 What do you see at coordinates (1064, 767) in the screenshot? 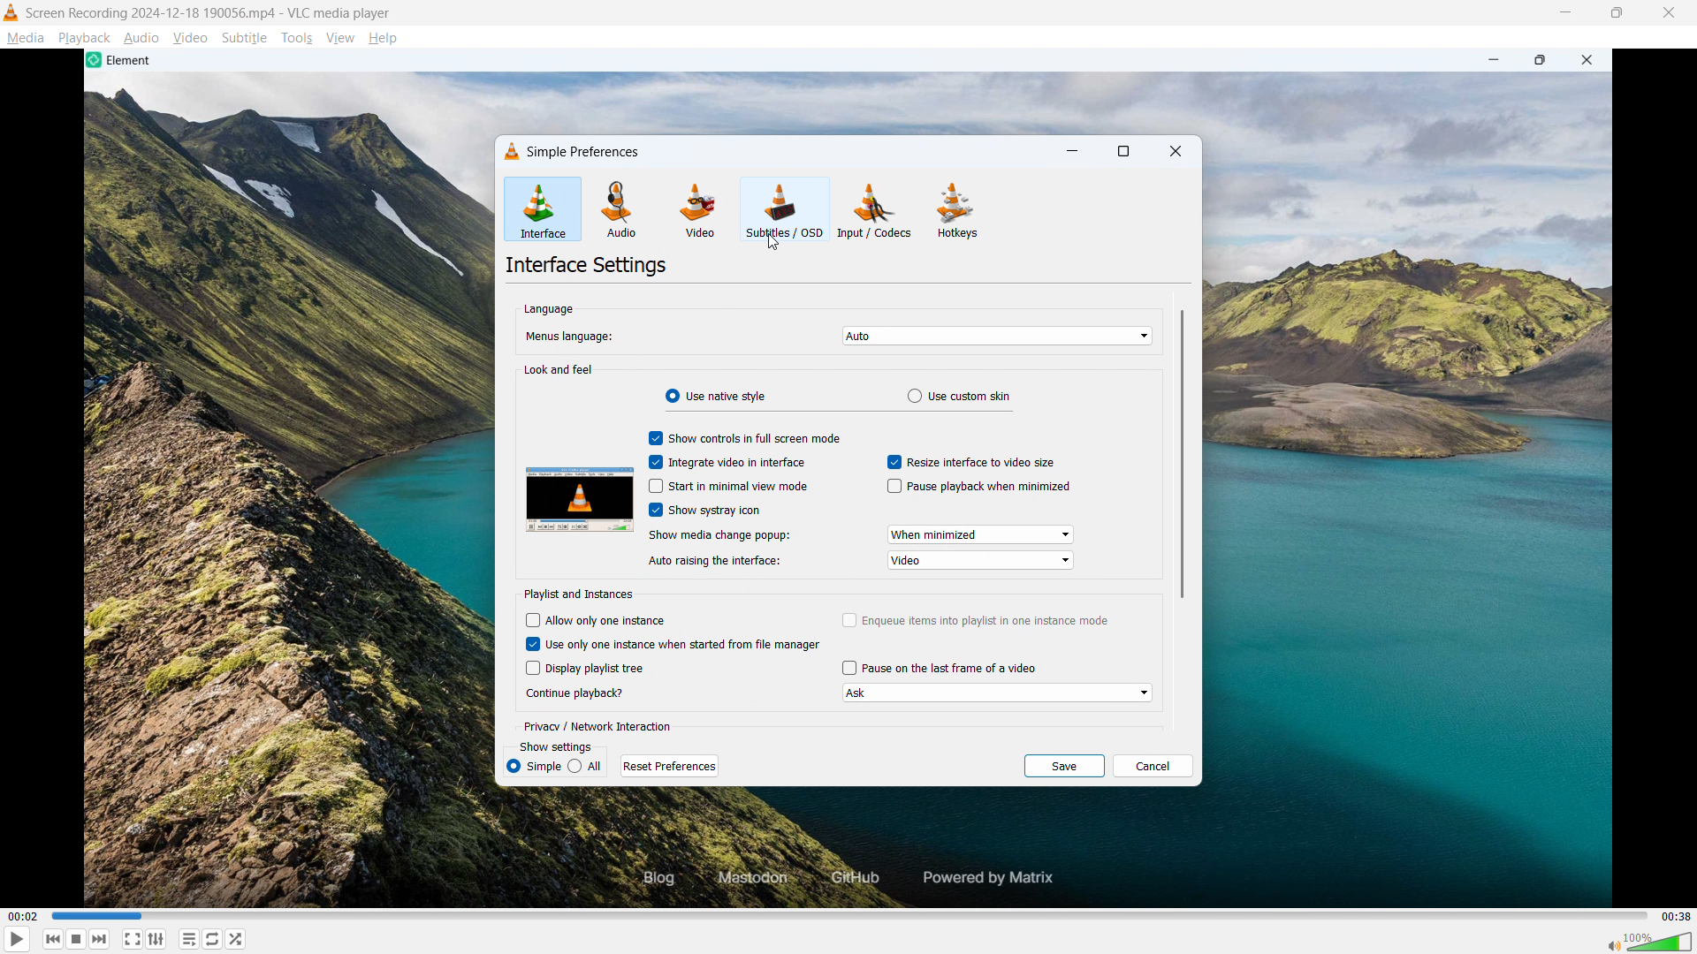
I see `save` at bounding box center [1064, 767].